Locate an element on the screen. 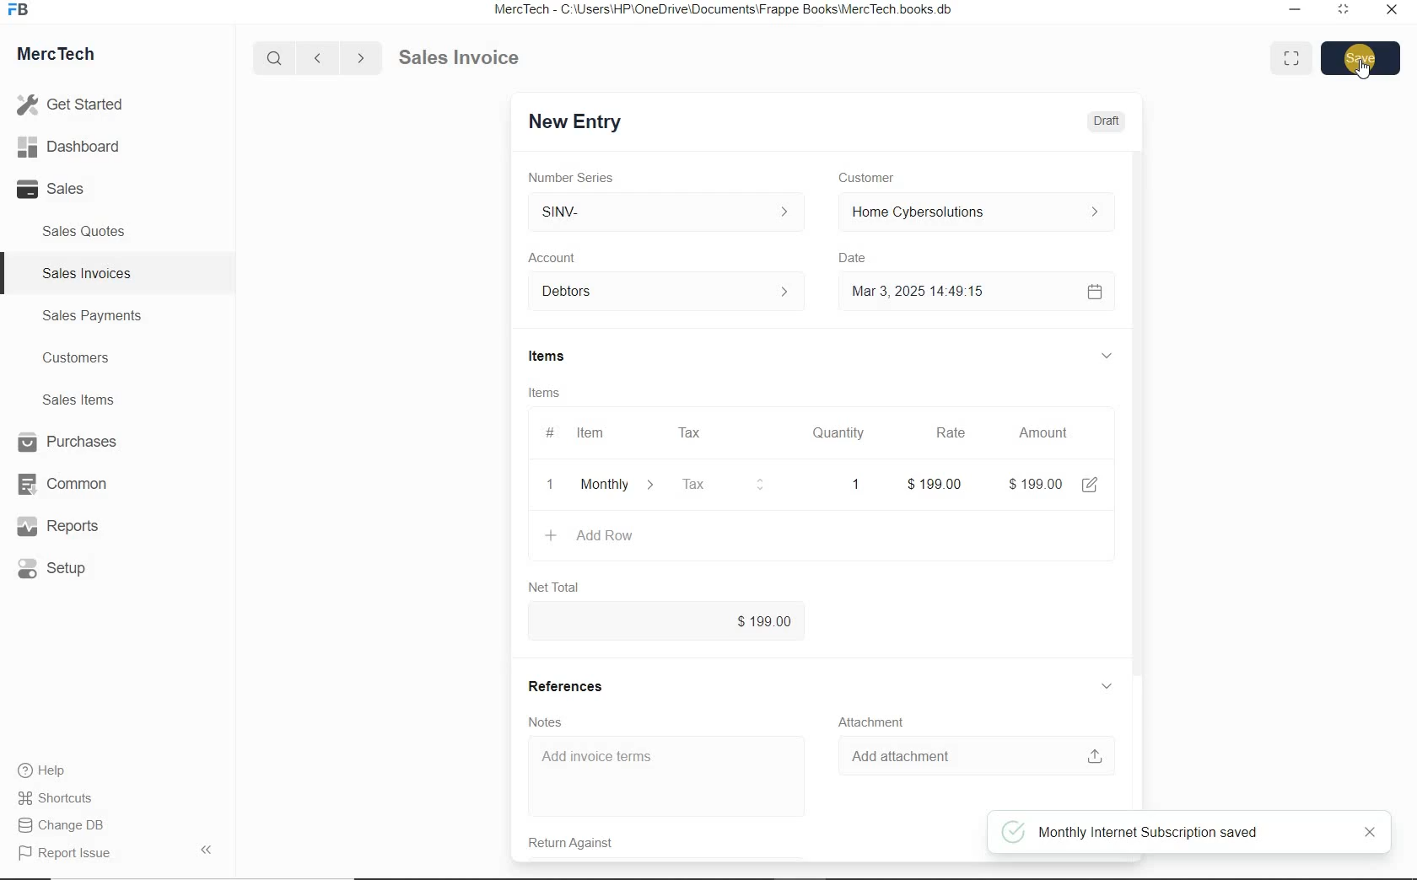 The width and height of the screenshot is (1417, 880). # is located at coordinates (547, 432).